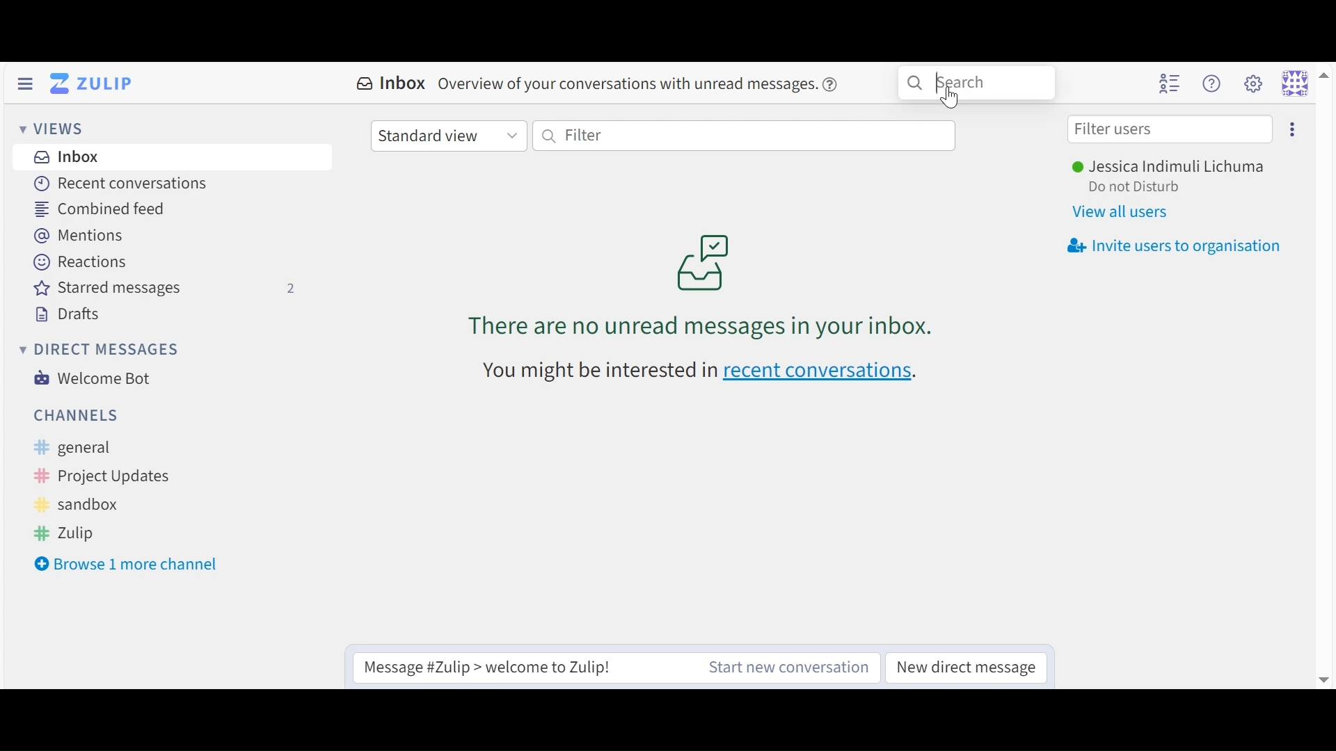 This screenshot has width=1336, height=751. Describe the element at coordinates (790, 666) in the screenshot. I see `Start new conversation` at that location.